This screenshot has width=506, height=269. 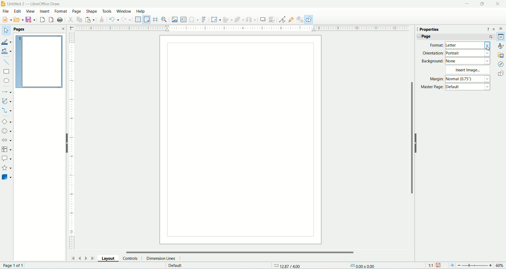 What do you see at coordinates (7, 141) in the screenshot?
I see `block arrows` at bounding box center [7, 141].